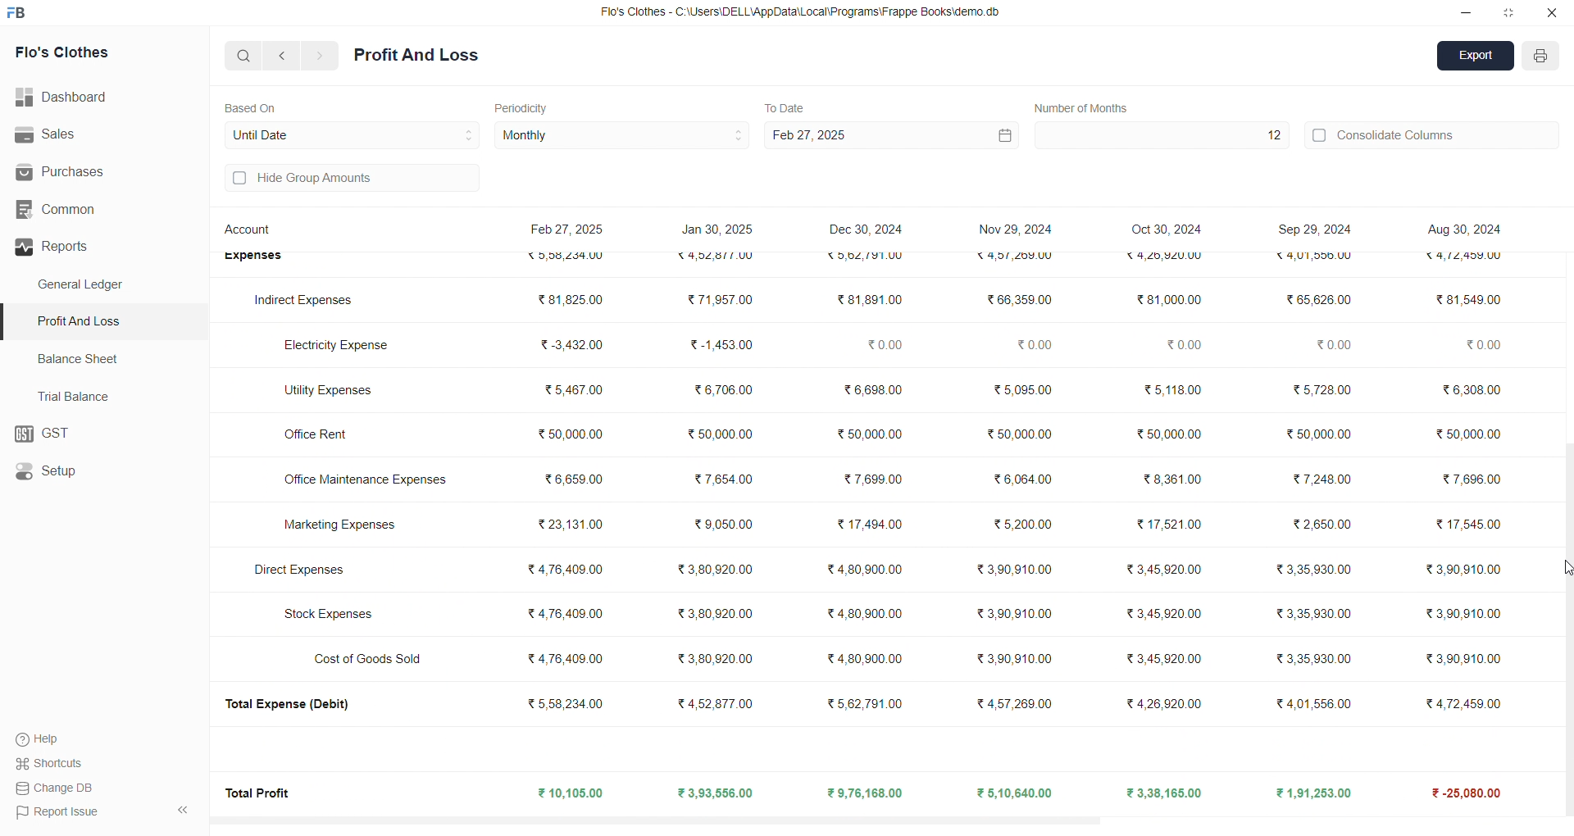 The width and height of the screenshot is (1574, 836). What do you see at coordinates (721, 705) in the screenshot?
I see `₹4,52,877.00` at bounding box center [721, 705].